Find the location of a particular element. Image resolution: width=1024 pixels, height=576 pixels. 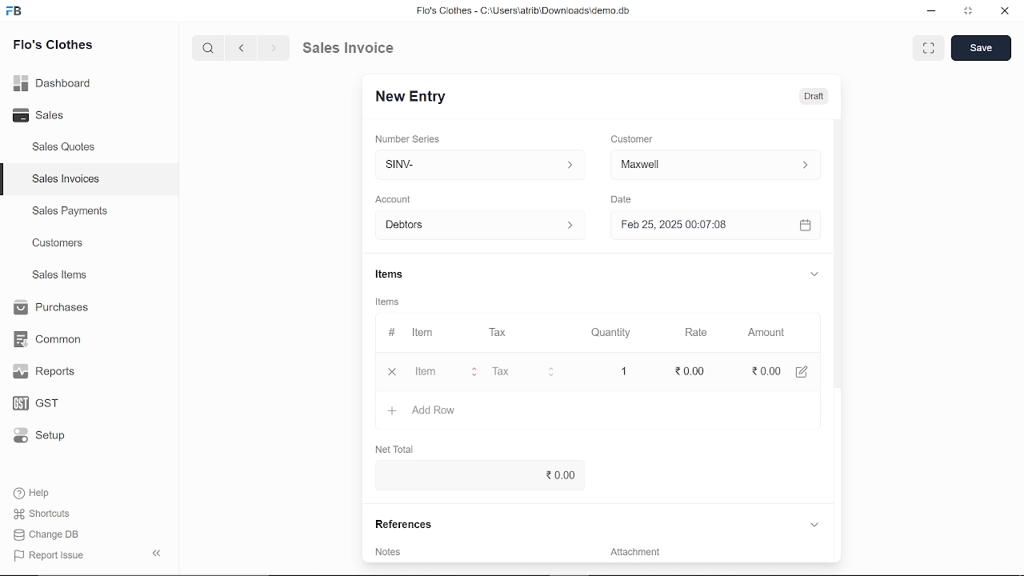

‘Account is located at coordinates (393, 198).